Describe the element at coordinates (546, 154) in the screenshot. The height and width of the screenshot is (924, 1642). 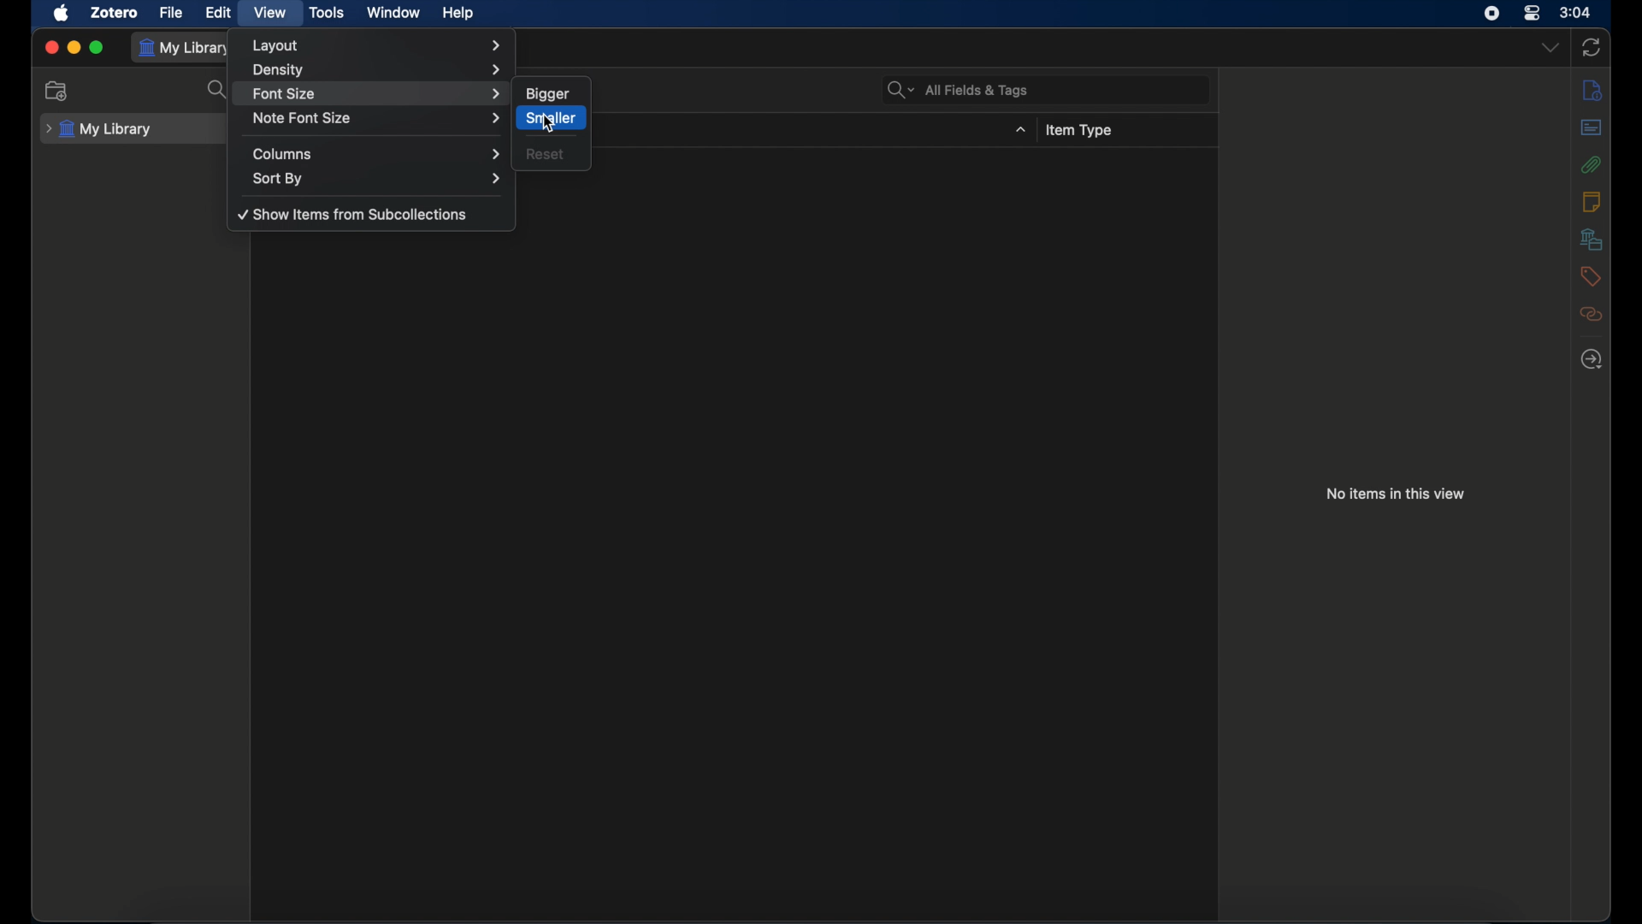
I see `reset` at that location.